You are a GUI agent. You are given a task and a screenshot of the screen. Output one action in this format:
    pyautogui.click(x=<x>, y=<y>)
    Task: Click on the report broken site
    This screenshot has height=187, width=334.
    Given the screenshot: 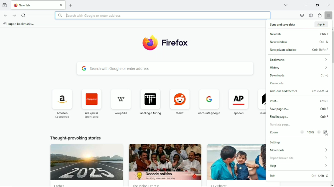 What is the action you would take?
    pyautogui.click(x=299, y=158)
    